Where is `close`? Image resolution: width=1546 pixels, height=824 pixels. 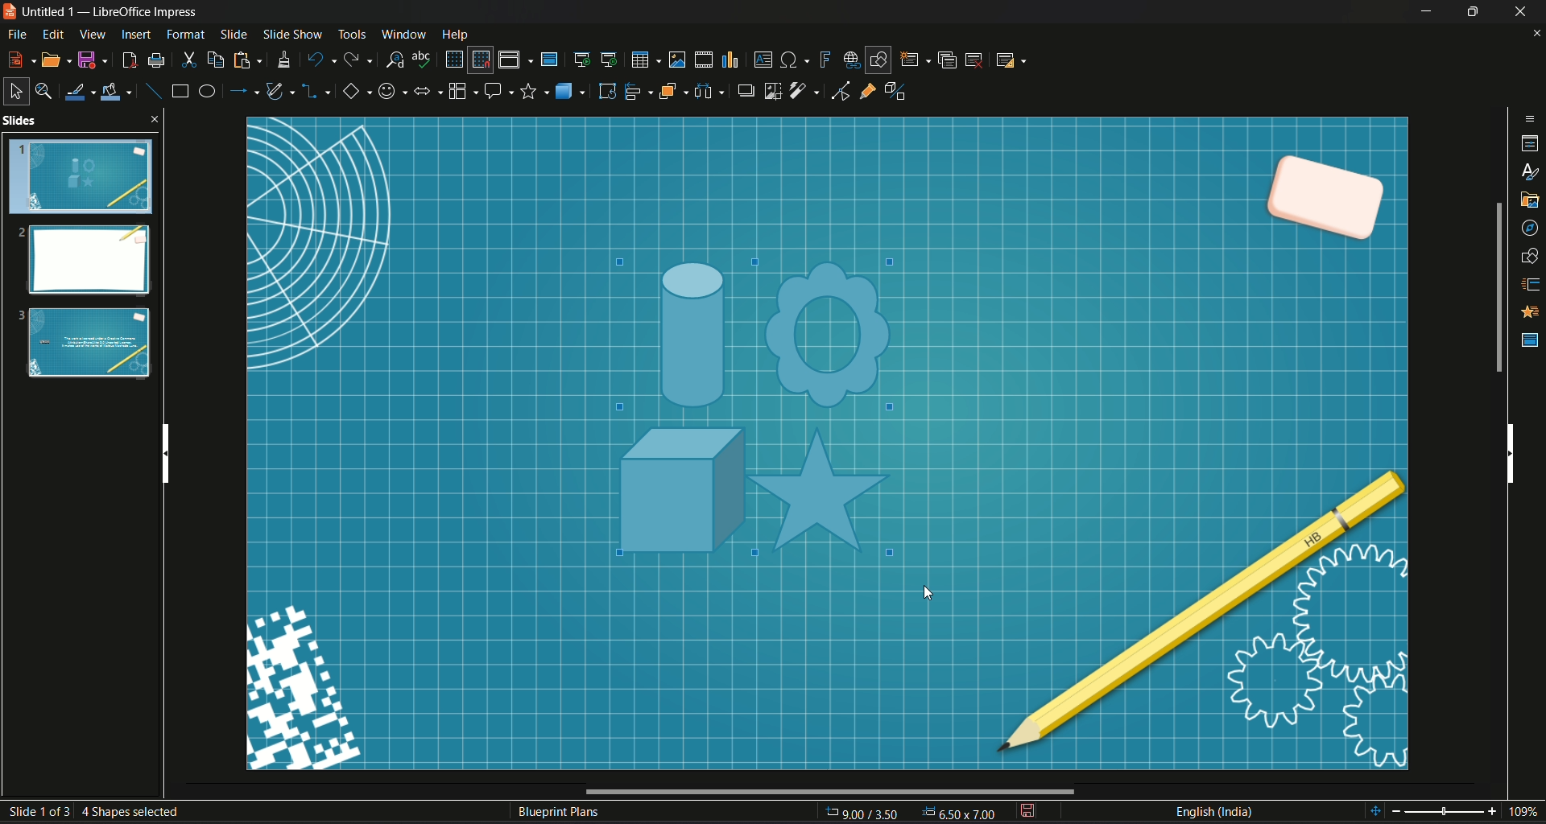 close is located at coordinates (1536, 35).